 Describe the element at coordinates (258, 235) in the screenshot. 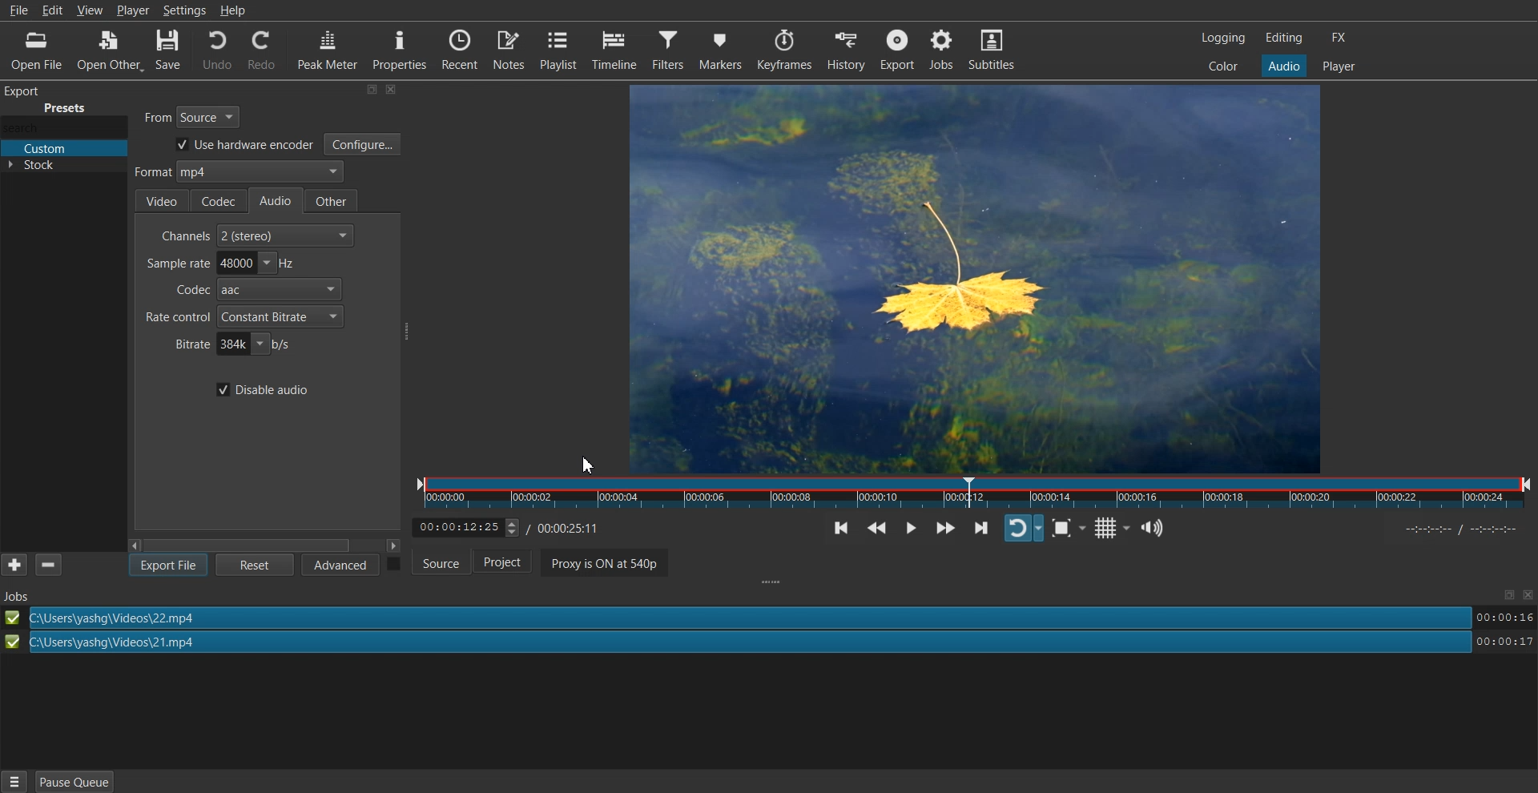

I see `Channel ` at that location.